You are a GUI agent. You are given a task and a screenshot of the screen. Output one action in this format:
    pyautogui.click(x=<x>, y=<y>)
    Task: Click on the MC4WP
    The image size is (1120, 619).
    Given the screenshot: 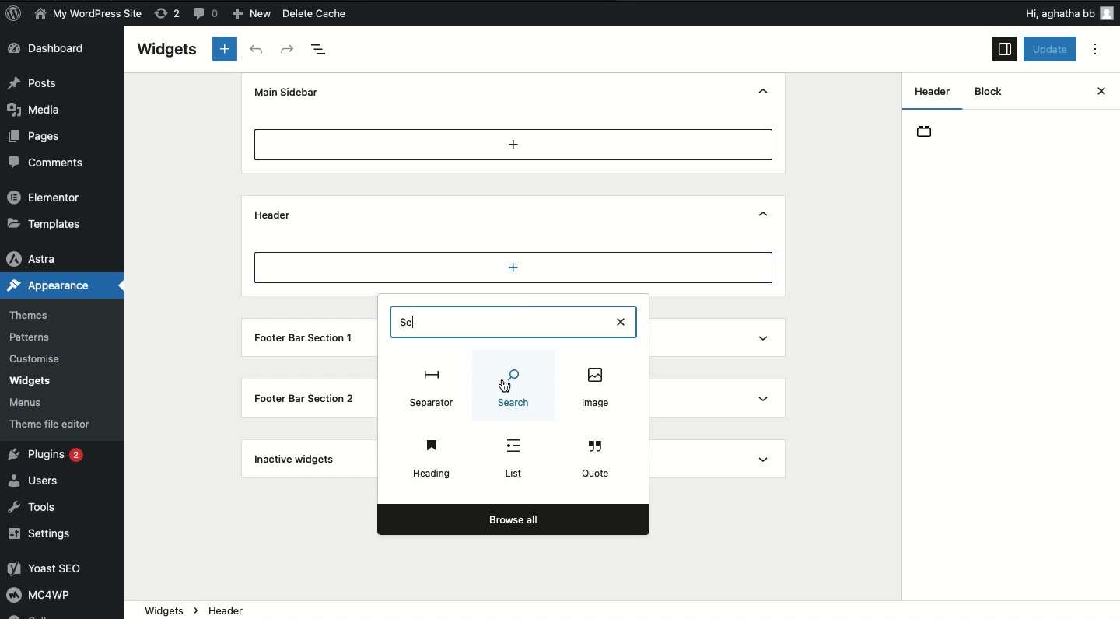 What is the action you would take?
    pyautogui.click(x=46, y=597)
    